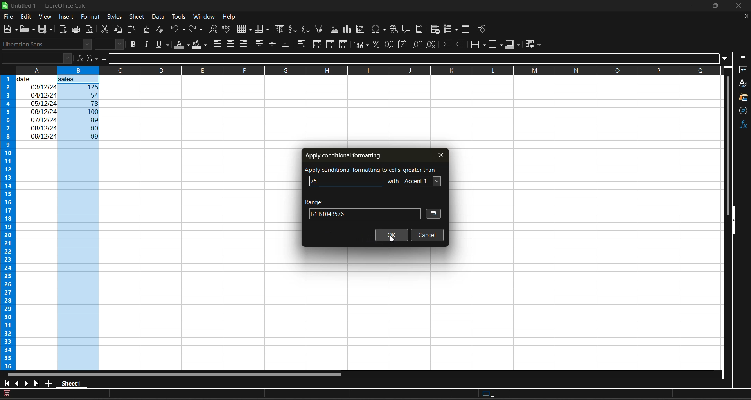  I want to click on file, so click(9, 16).